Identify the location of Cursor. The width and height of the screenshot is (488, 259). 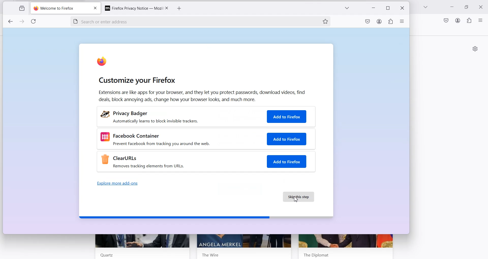
(296, 198).